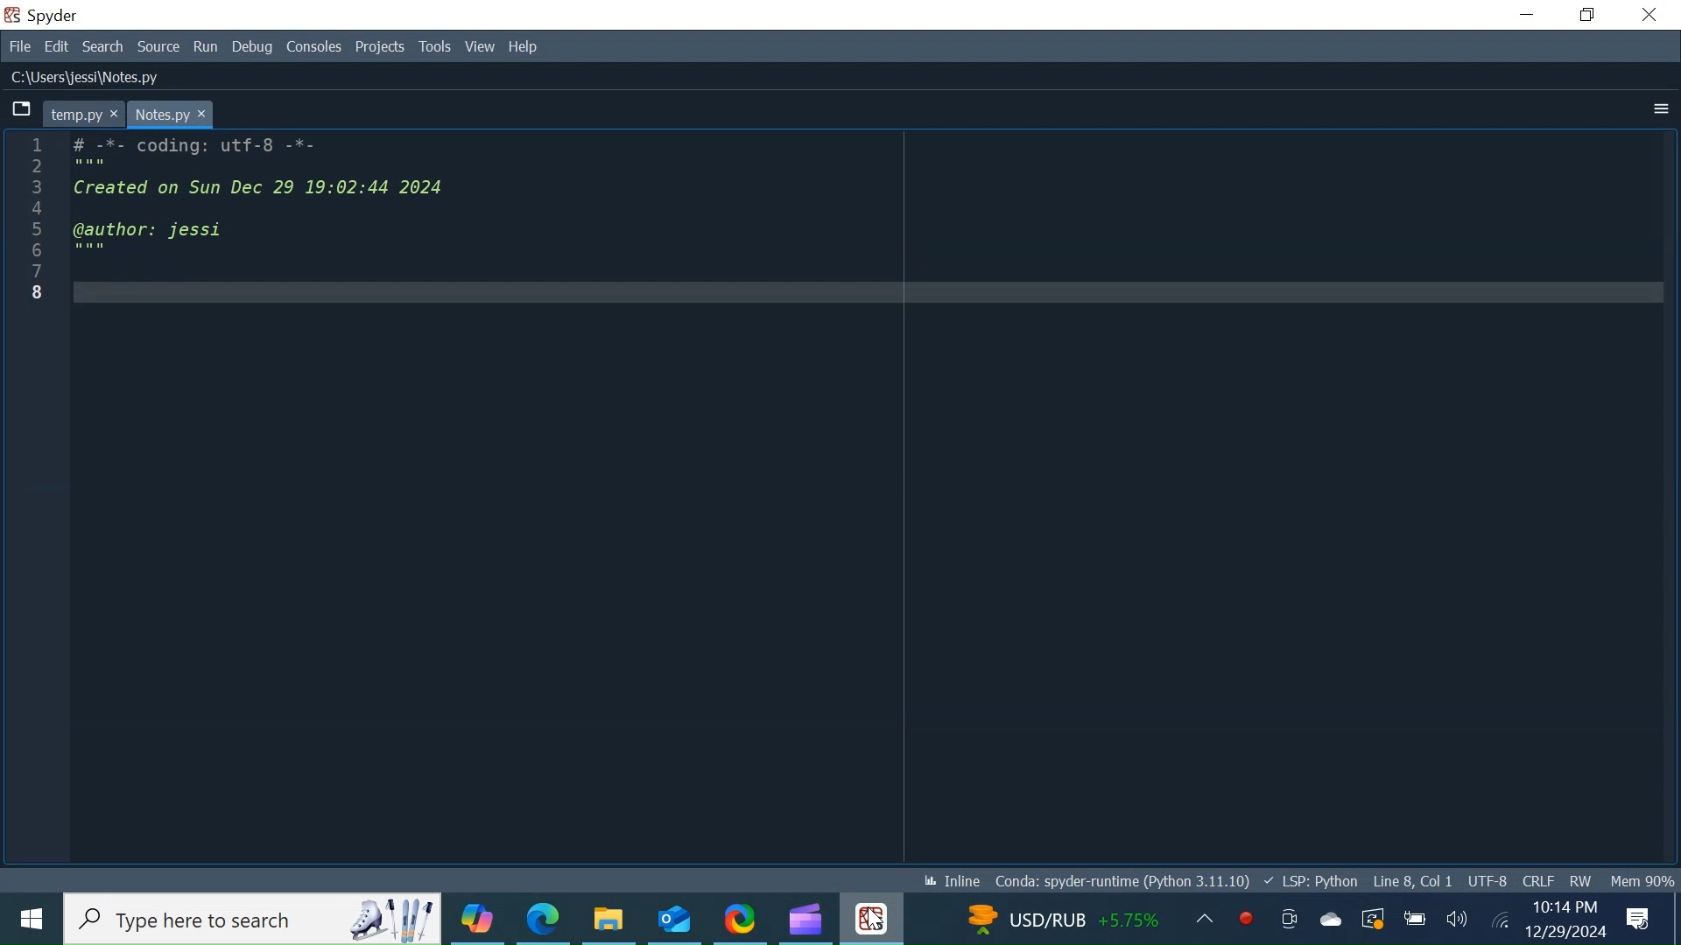 The width and height of the screenshot is (1681, 945). I want to click on LSP Python, so click(1311, 880).